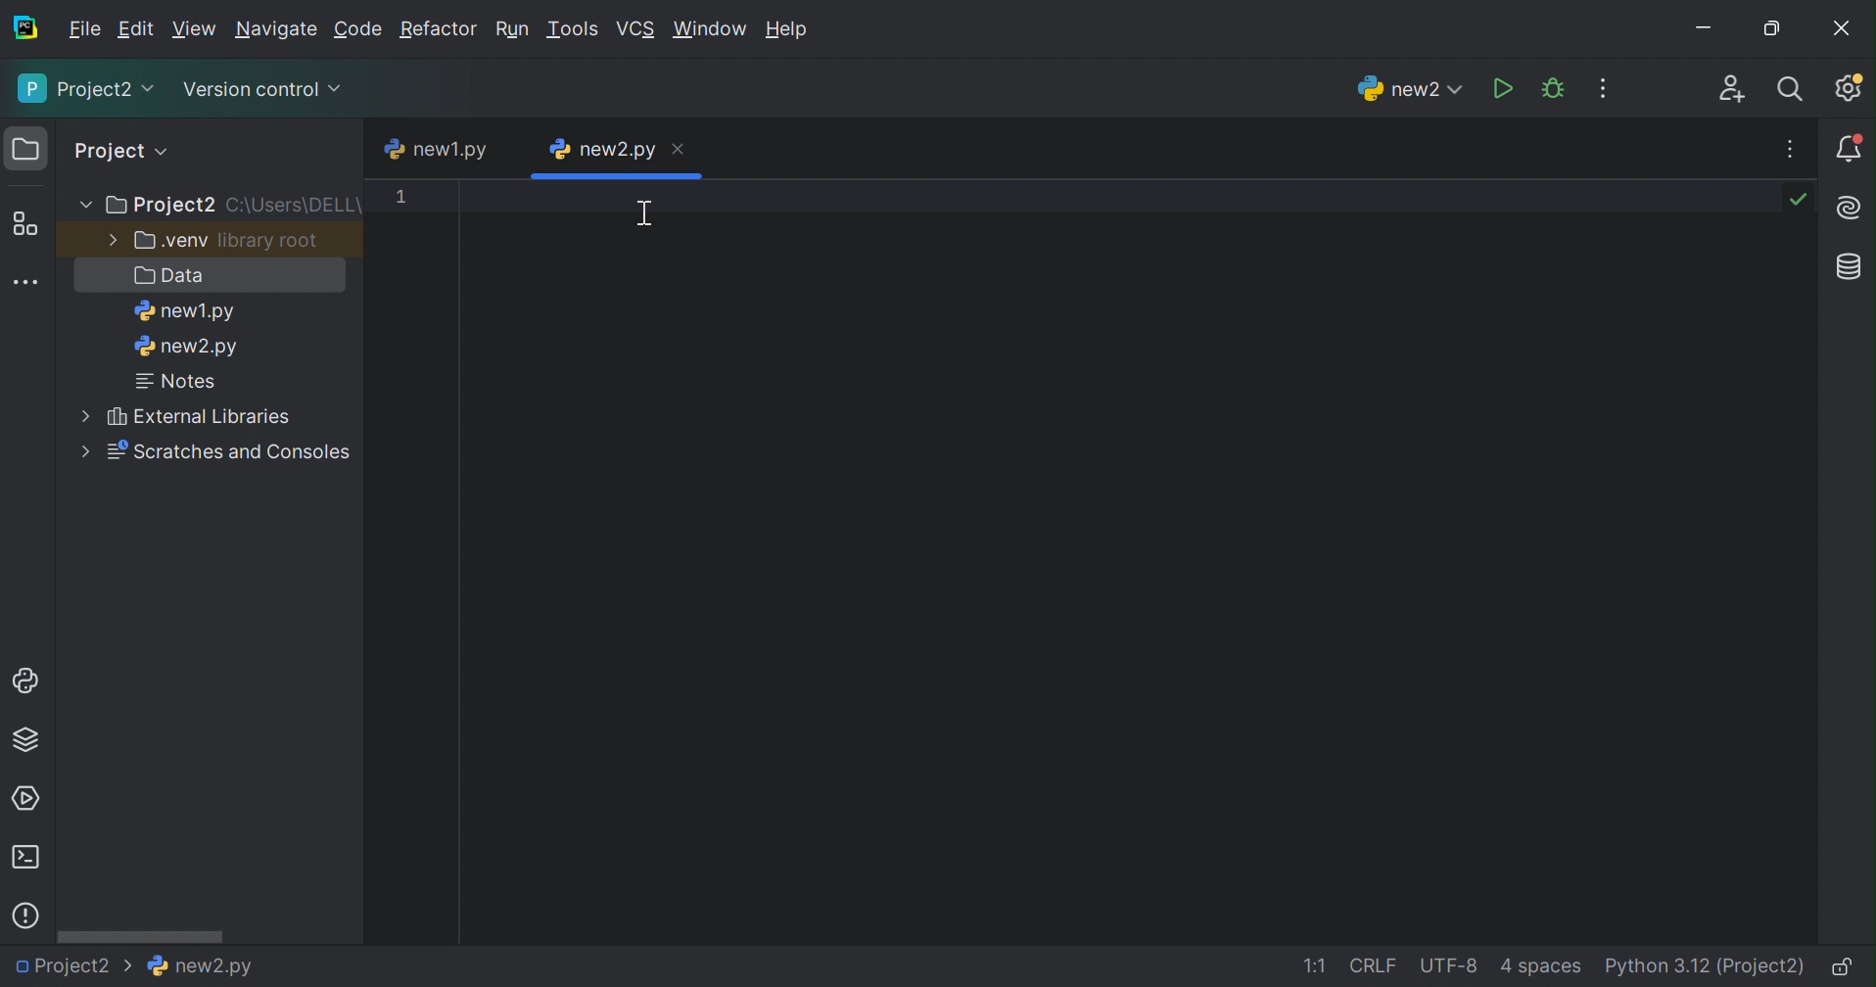 The height and width of the screenshot is (987, 1876). I want to click on 1:1, so click(1312, 965).